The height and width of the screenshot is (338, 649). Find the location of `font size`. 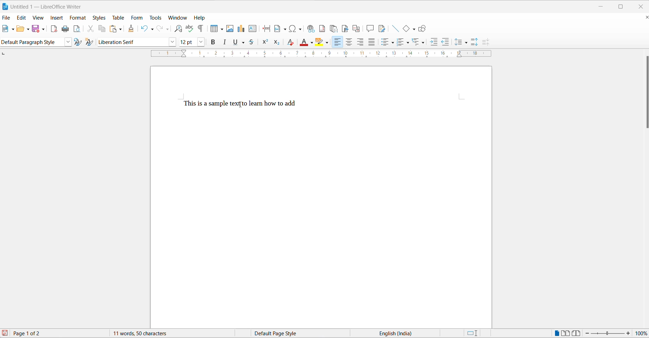

font size is located at coordinates (187, 42).